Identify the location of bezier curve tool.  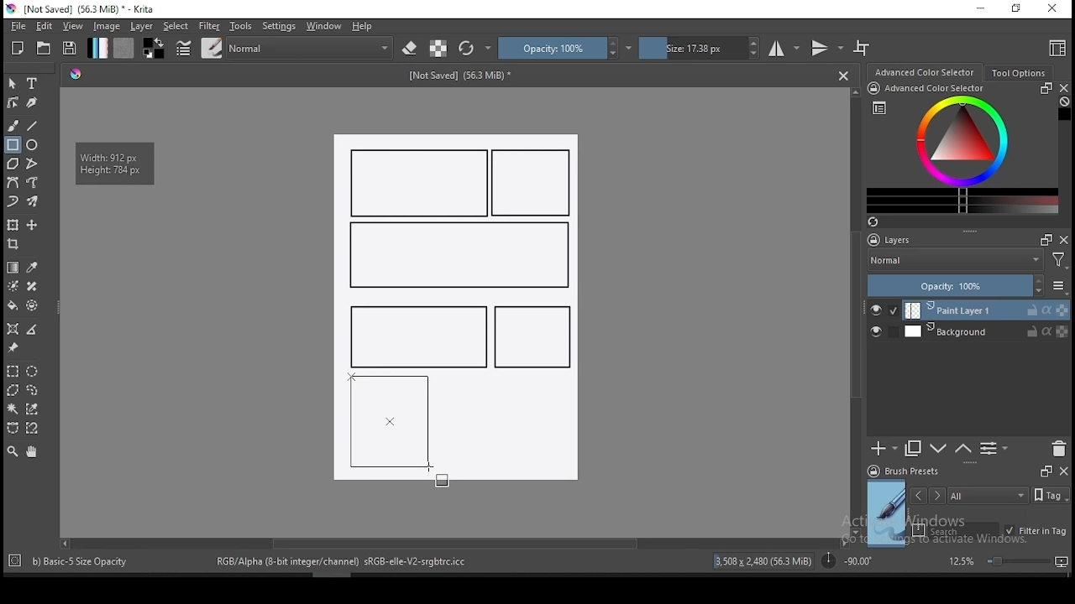
(12, 184).